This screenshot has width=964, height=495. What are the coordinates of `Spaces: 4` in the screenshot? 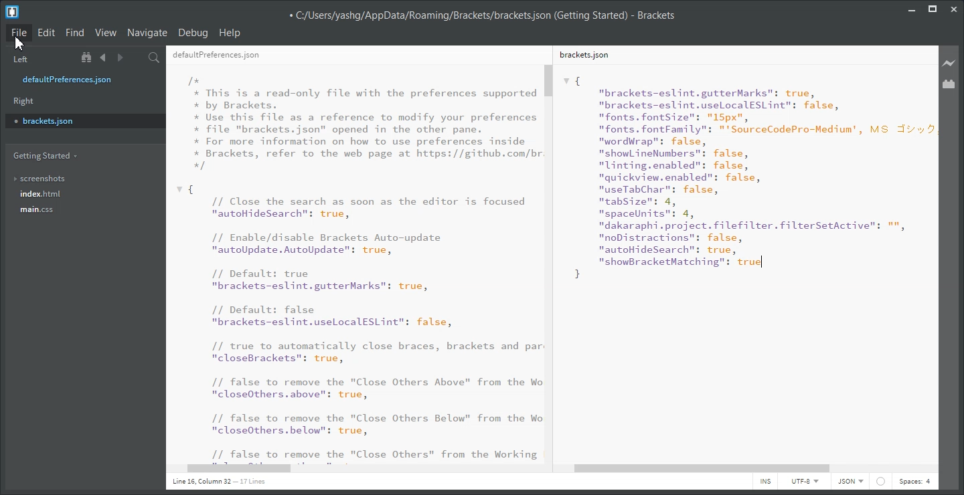 It's located at (914, 482).